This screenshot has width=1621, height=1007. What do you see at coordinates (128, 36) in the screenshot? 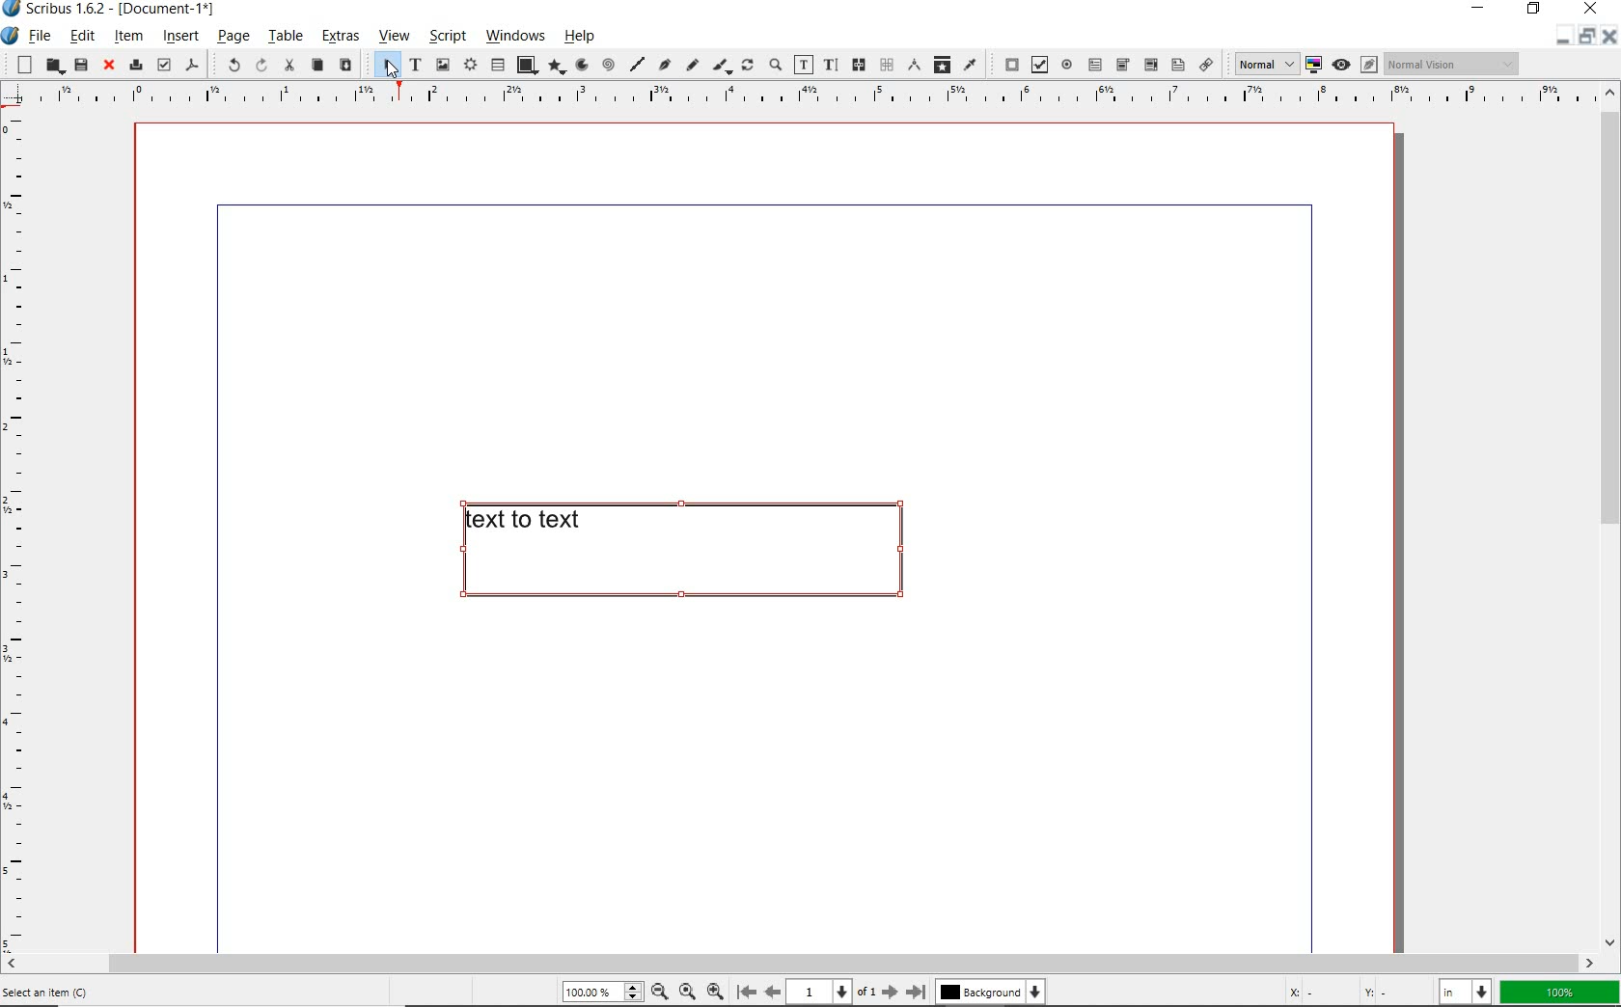
I see `item` at bounding box center [128, 36].